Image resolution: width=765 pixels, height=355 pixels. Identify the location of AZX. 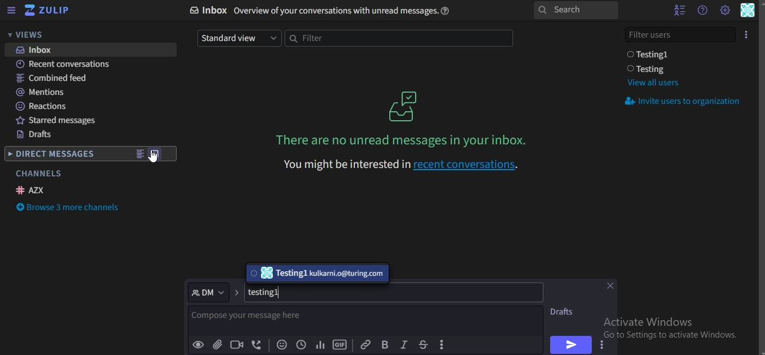
(32, 190).